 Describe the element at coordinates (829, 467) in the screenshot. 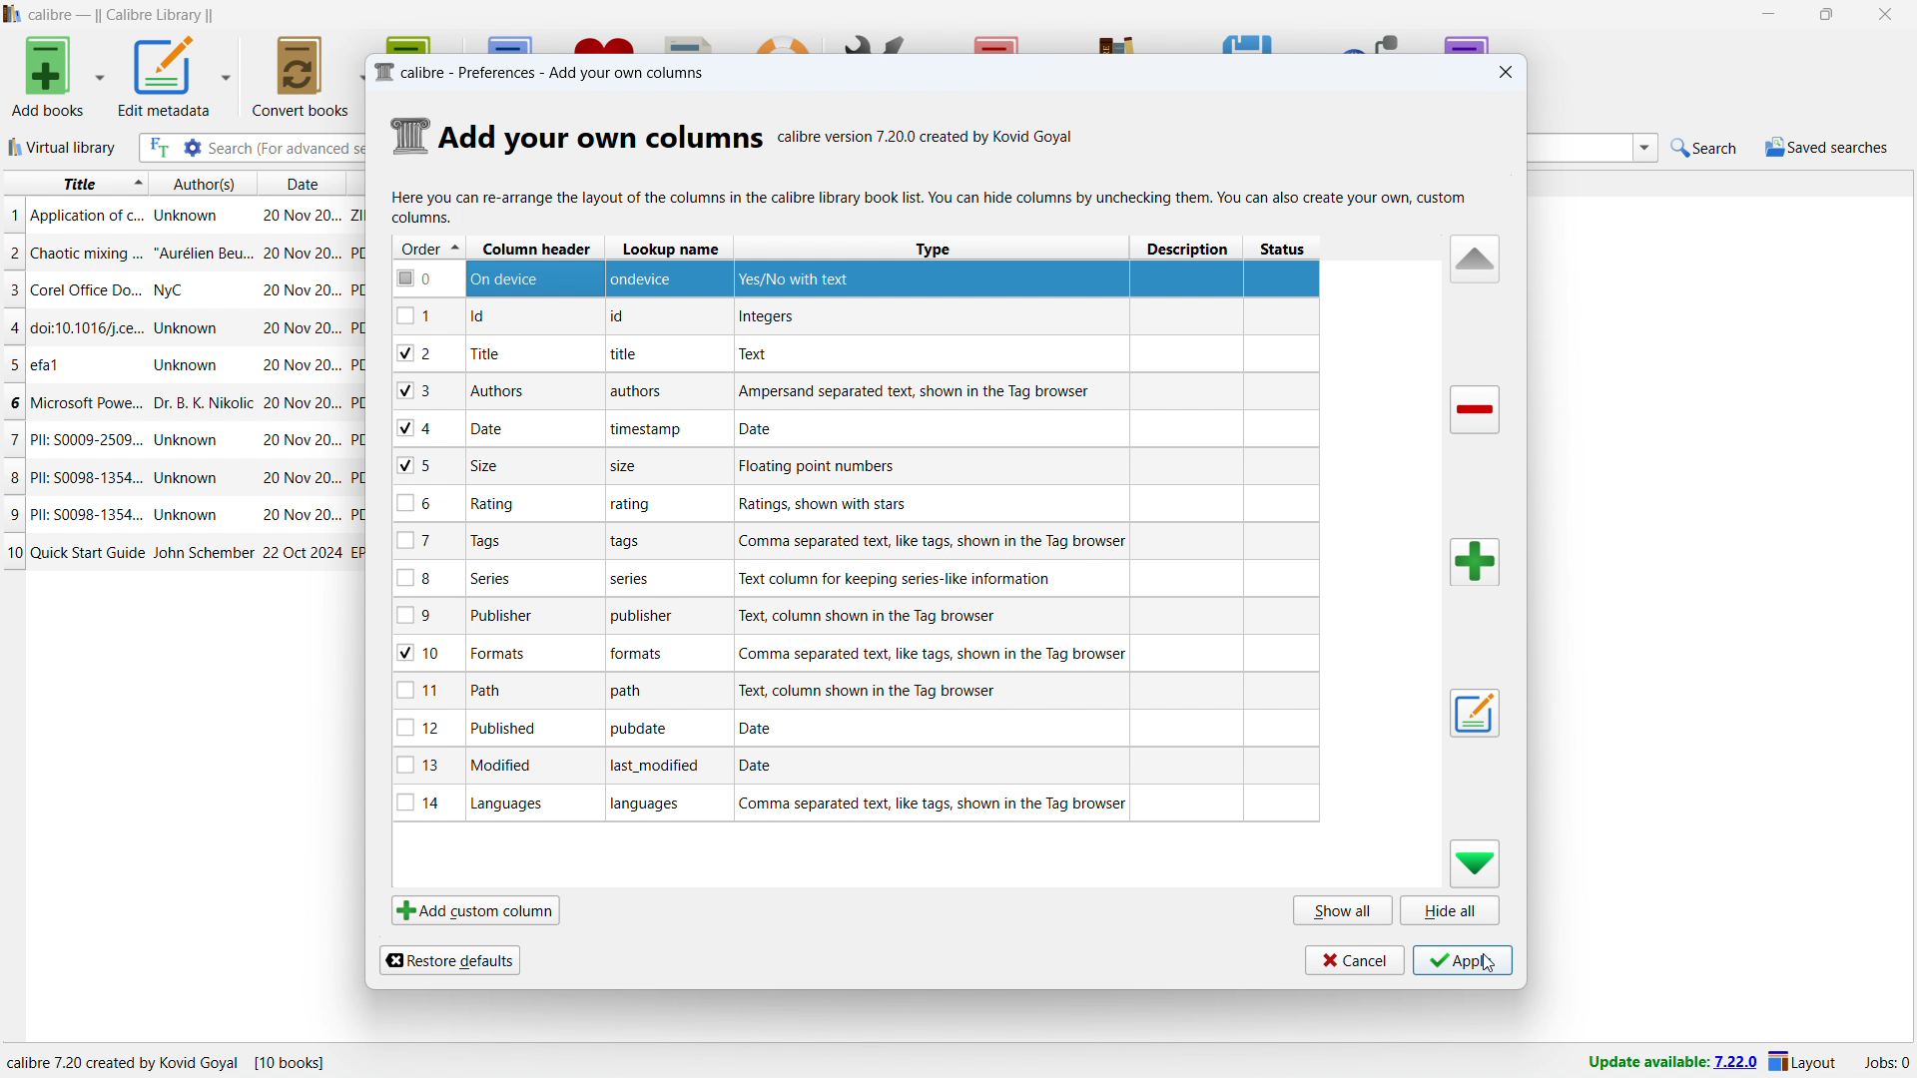

I see `Floating point numbers` at that location.